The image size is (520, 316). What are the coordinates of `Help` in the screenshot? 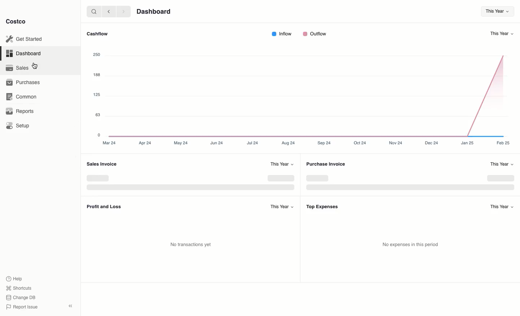 It's located at (15, 278).